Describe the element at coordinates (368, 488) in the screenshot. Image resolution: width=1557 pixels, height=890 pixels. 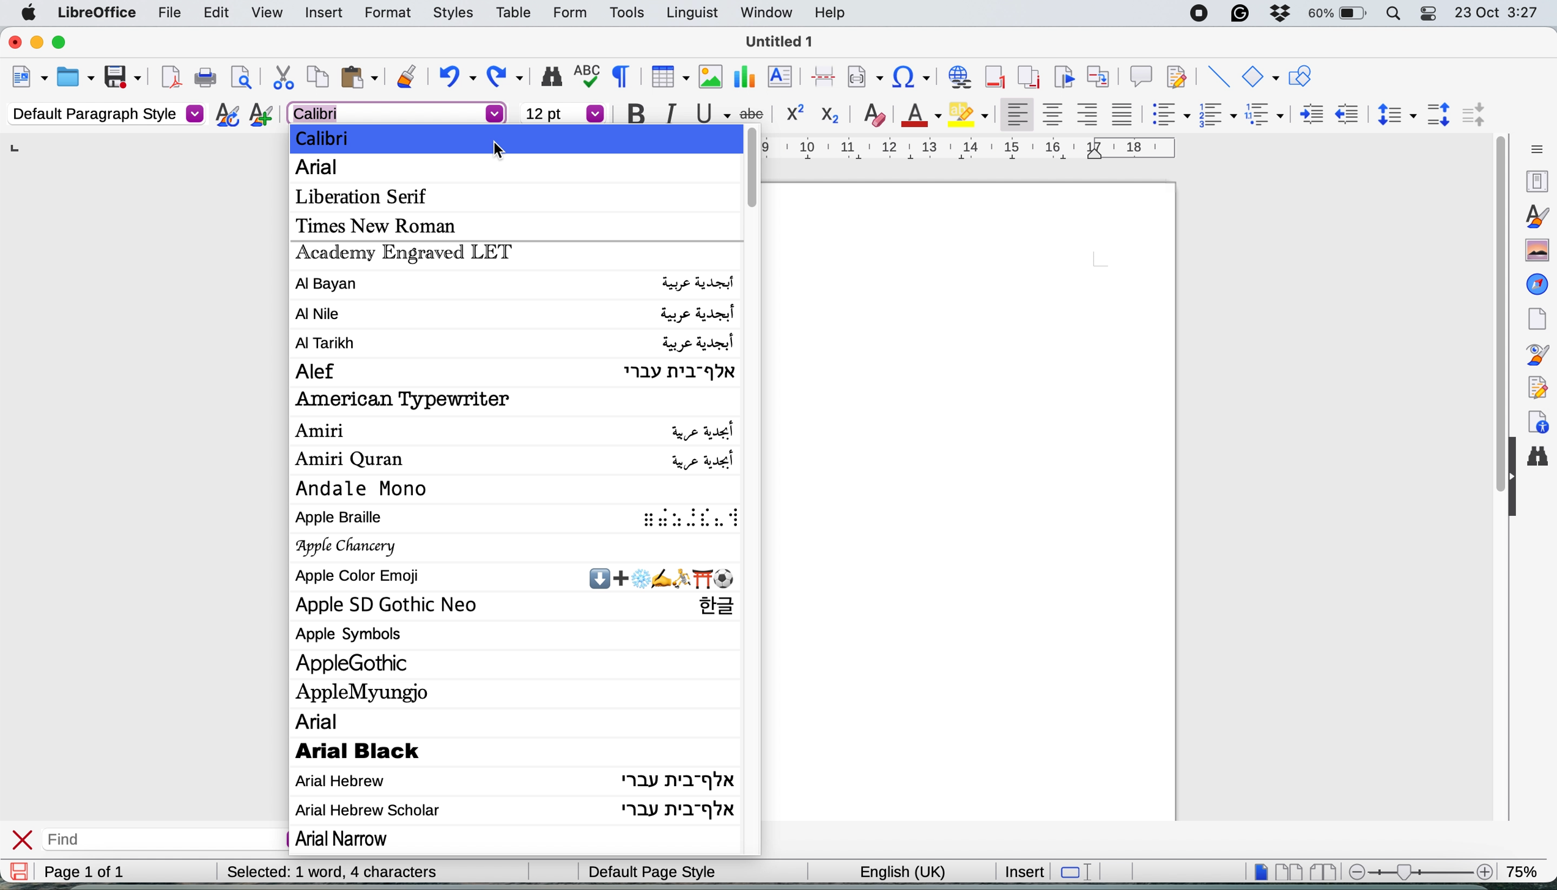
I see `andale mono` at that location.